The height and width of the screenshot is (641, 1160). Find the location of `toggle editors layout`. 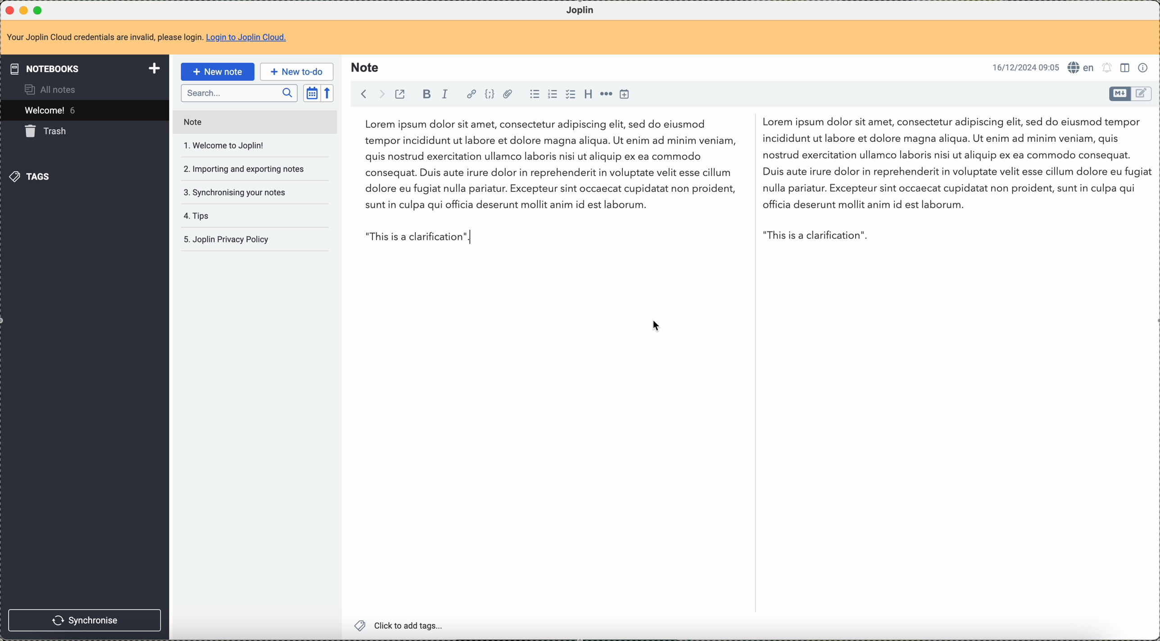

toggle editors layout is located at coordinates (1127, 68).